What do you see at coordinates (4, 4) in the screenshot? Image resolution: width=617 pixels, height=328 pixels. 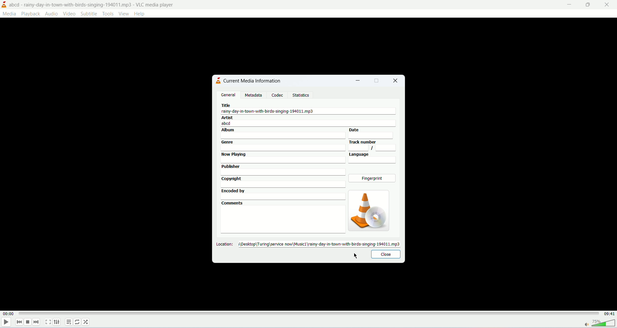 I see `logo` at bounding box center [4, 4].